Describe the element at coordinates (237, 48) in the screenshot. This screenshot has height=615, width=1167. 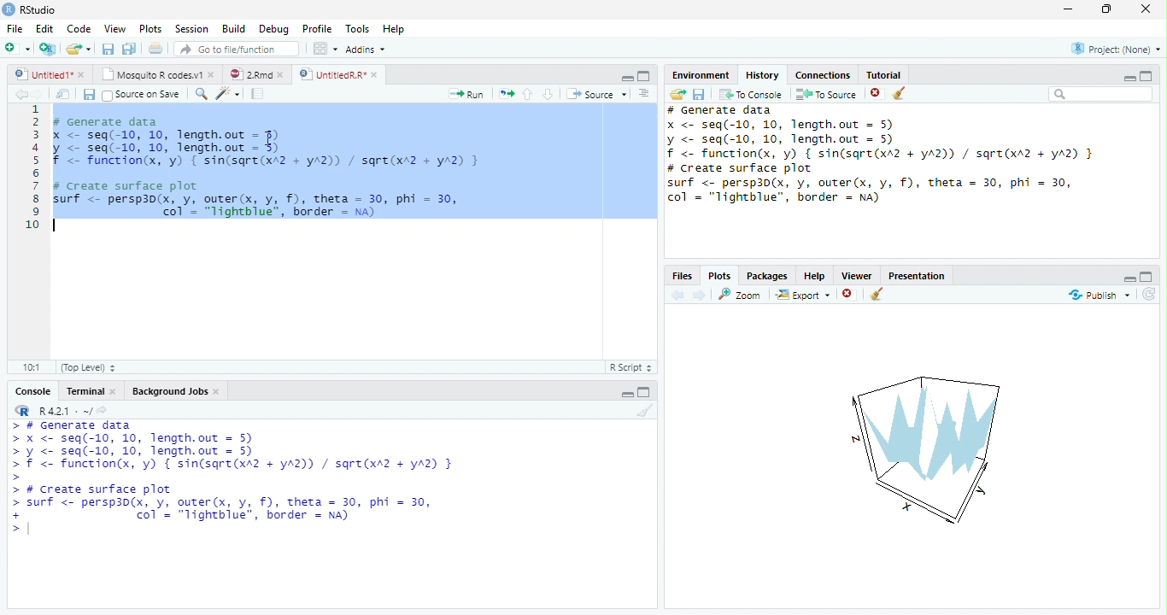
I see `Go to file/function` at that location.